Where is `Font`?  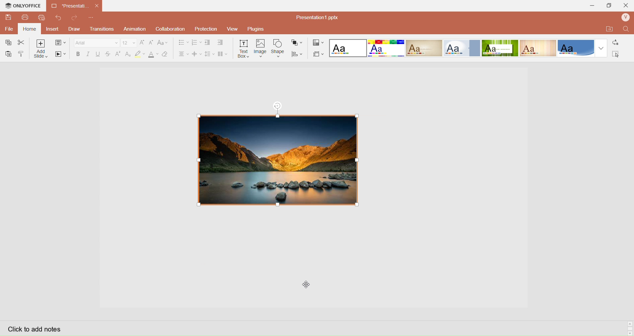
Font is located at coordinates (97, 42).